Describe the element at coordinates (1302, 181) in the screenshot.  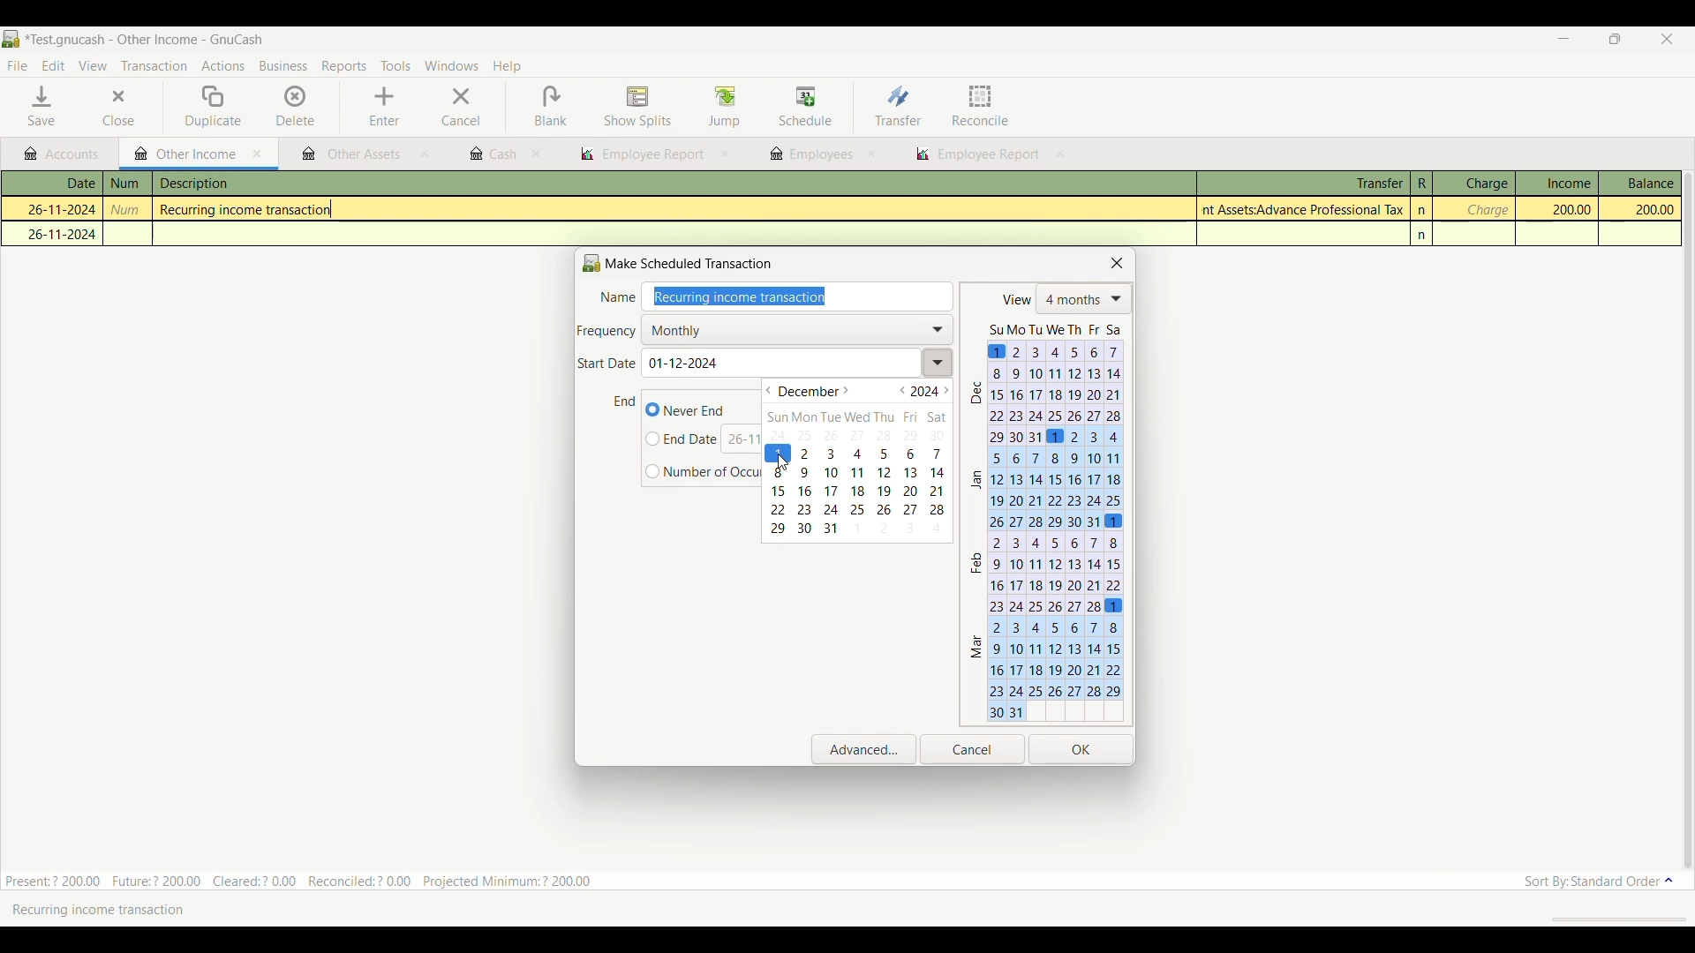
I see `Transfer column` at that location.